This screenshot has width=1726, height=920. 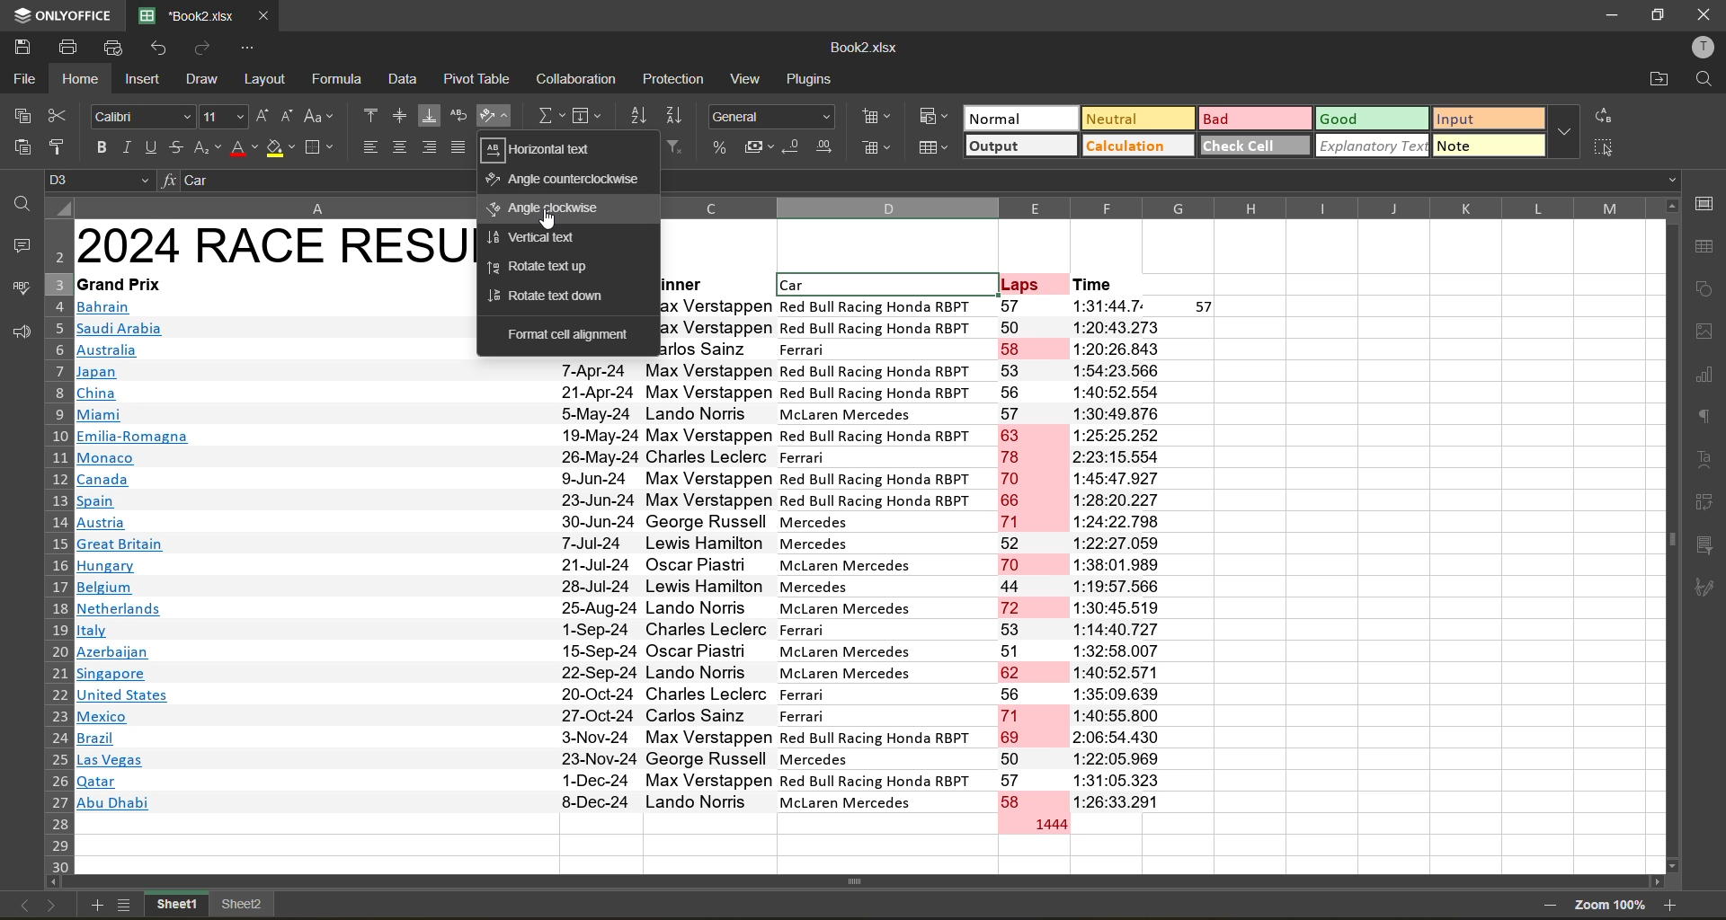 I want to click on strikethrough, so click(x=173, y=146).